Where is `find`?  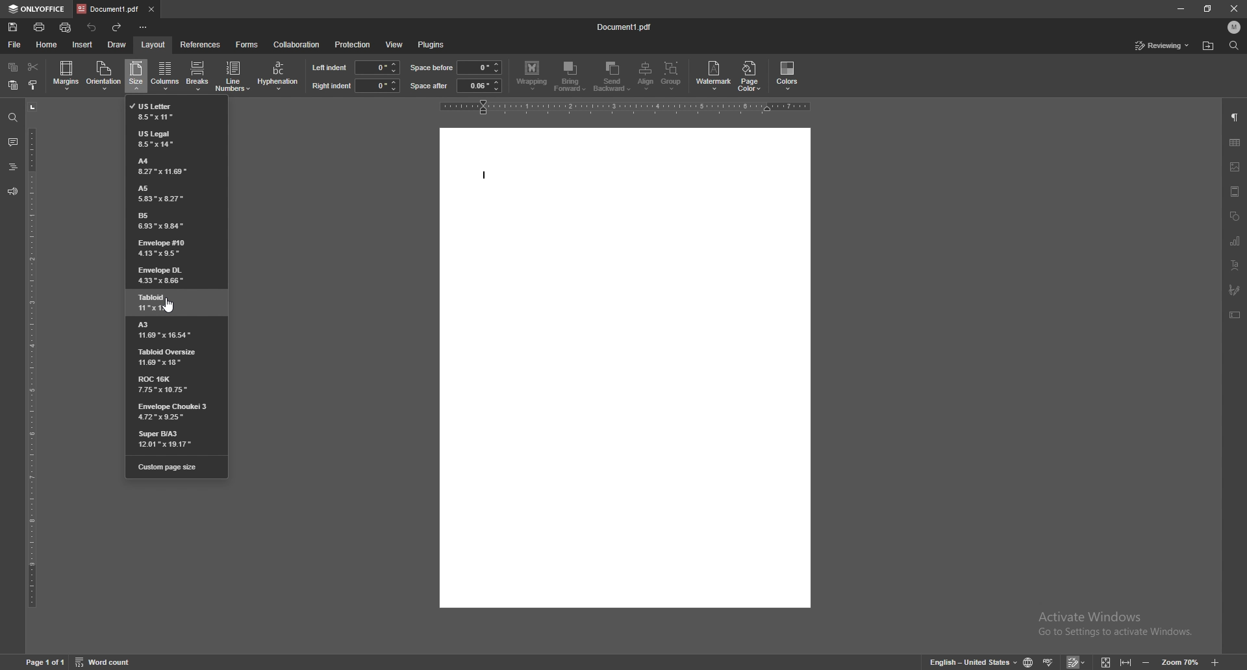 find is located at coordinates (1235, 45).